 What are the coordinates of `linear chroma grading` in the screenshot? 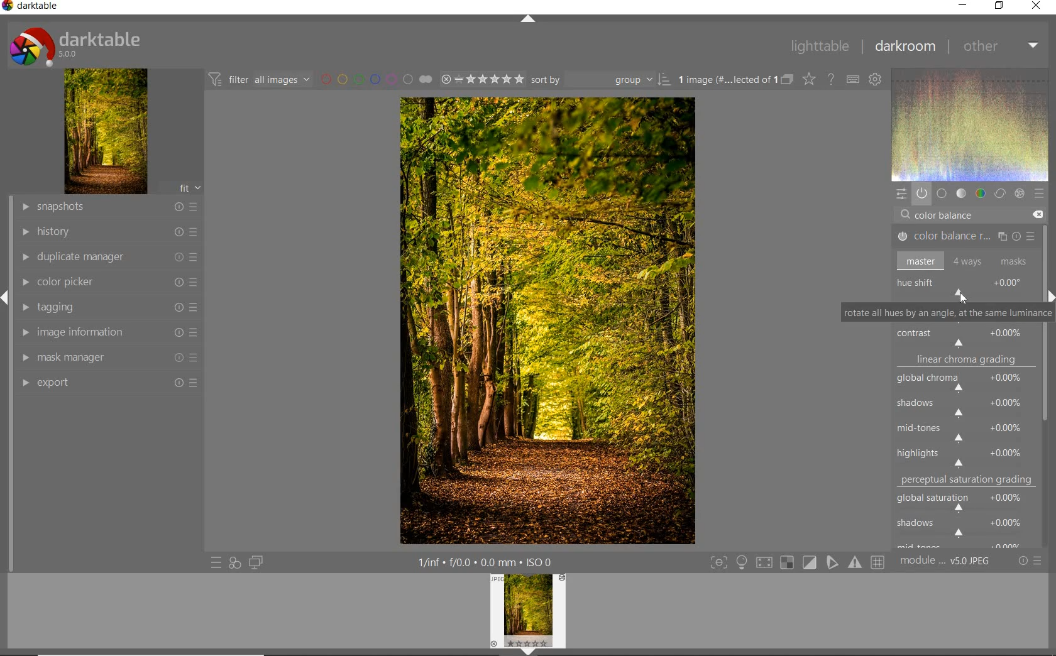 It's located at (965, 362).